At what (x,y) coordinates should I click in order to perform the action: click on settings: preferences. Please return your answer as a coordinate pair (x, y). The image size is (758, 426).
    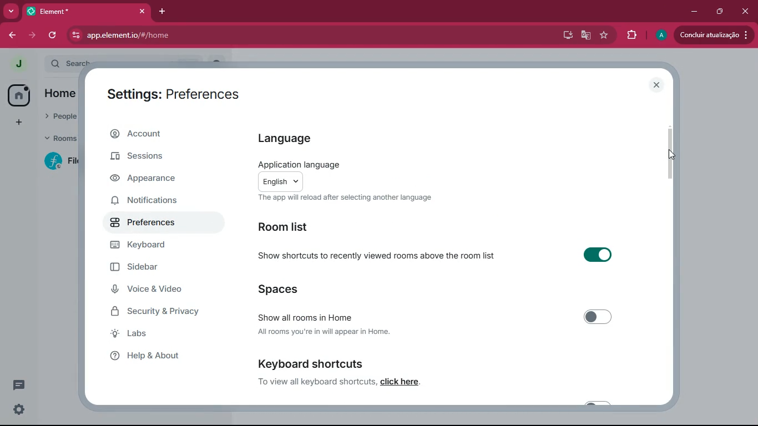
    Looking at the image, I should click on (176, 93).